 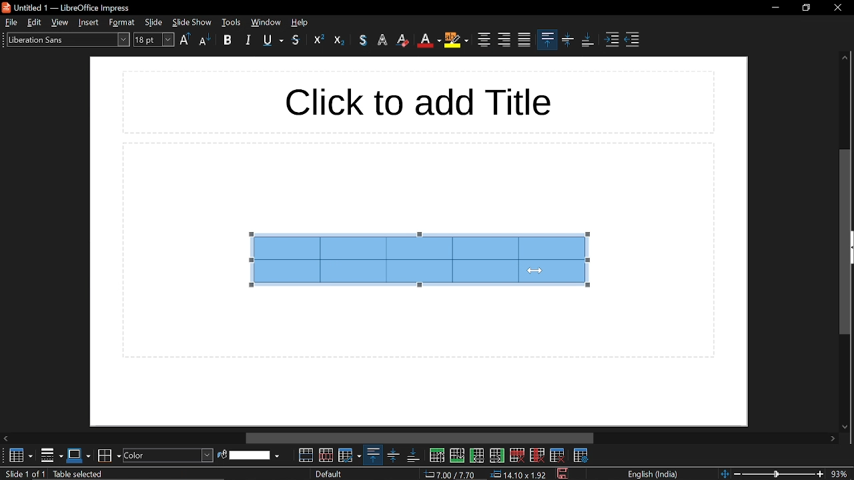 What do you see at coordinates (516, 455) in the screenshot?
I see `delete row ` at bounding box center [516, 455].